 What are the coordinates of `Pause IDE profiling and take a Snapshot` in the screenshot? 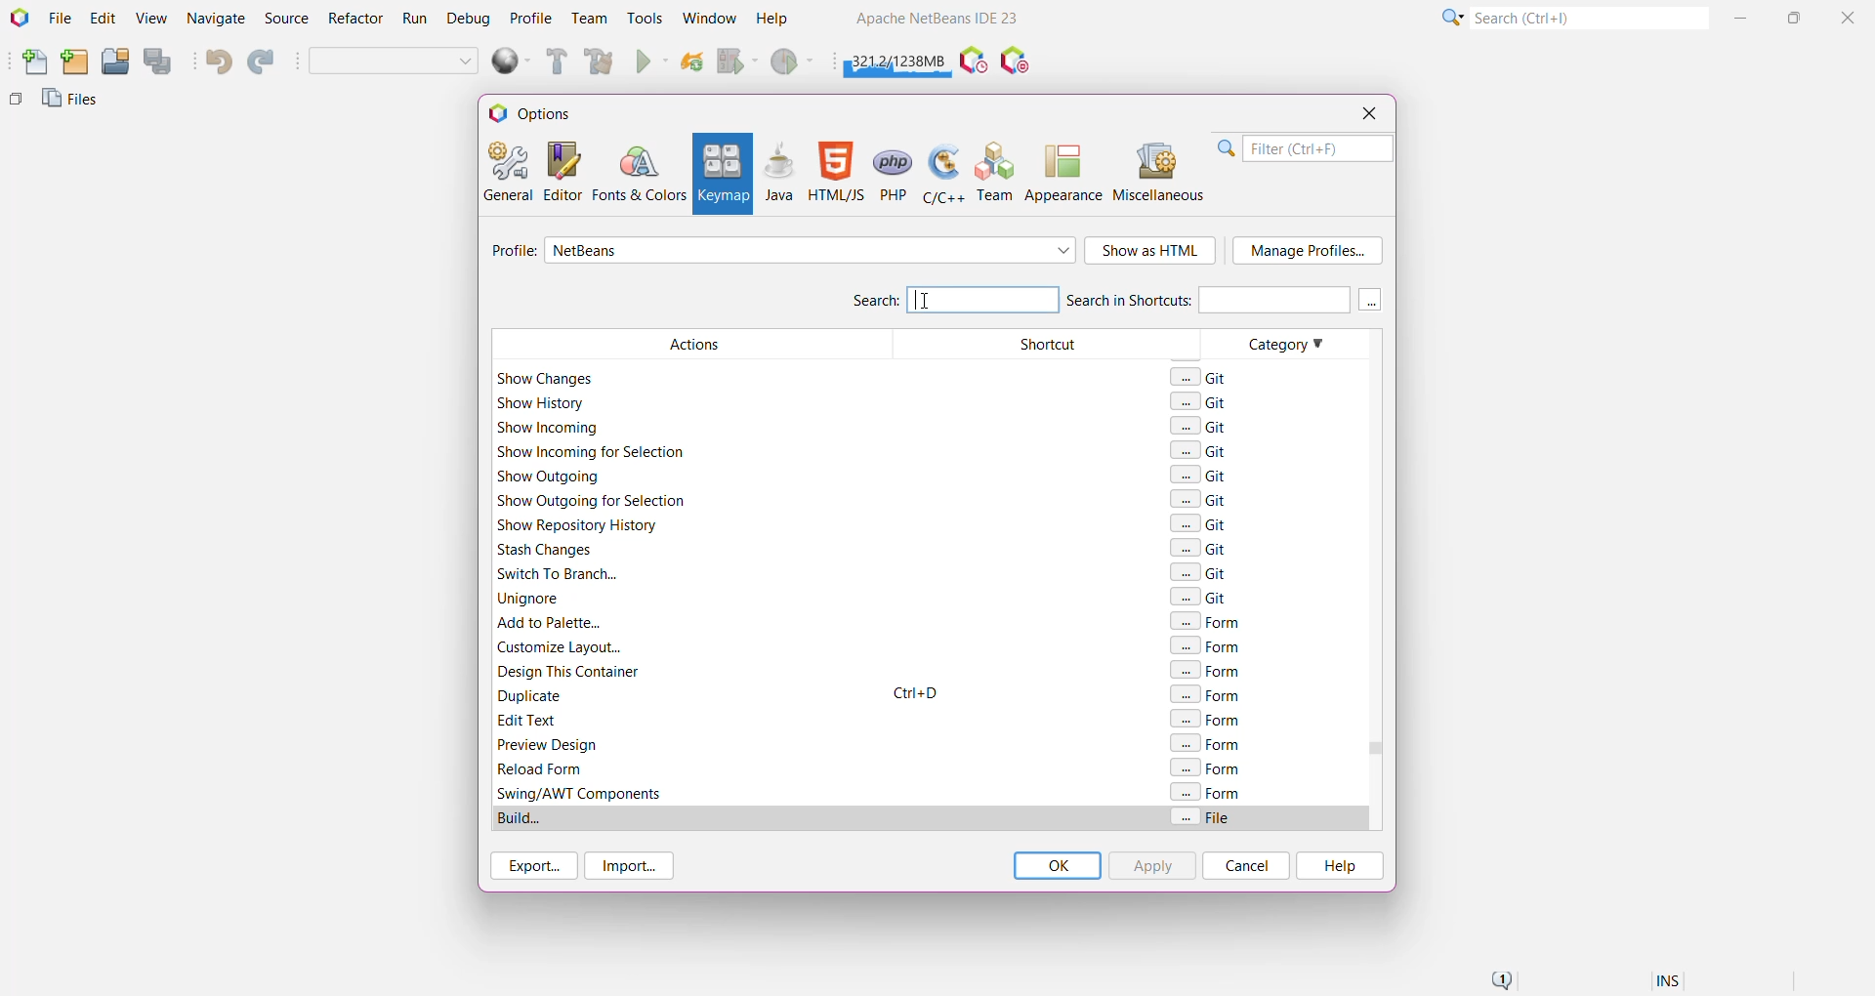 It's located at (974, 62).